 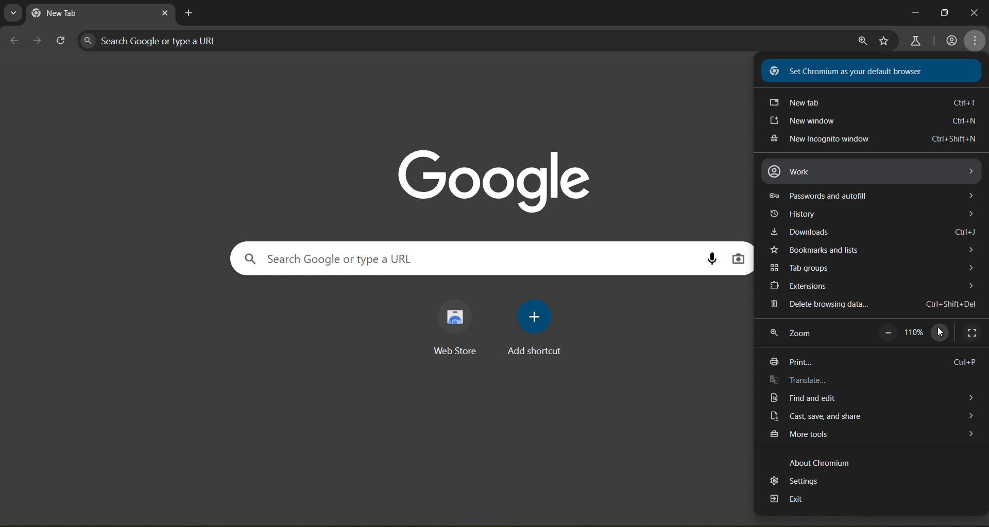 I want to click on passwords and autofill, so click(x=874, y=195).